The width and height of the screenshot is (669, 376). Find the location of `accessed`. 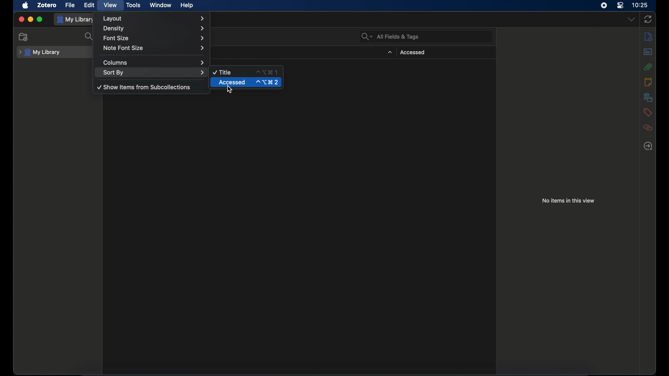

accessed is located at coordinates (413, 53).